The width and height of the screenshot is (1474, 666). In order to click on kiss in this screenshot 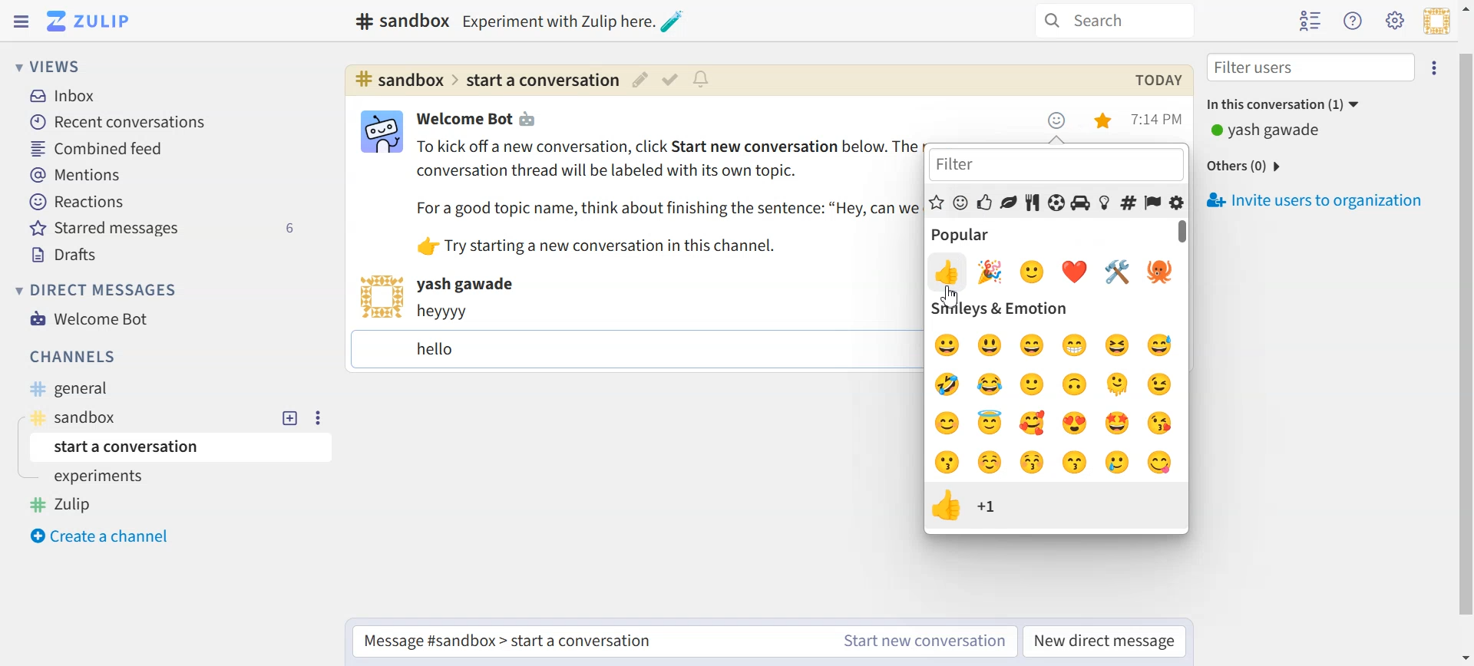, I will do `click(948, 463)`.